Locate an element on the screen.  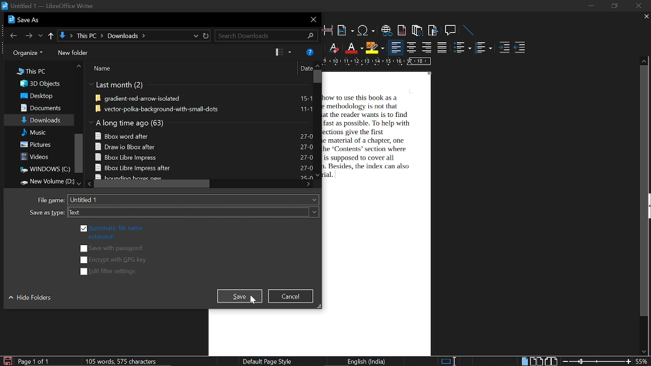
eraser is located at coordinates (333, 47).